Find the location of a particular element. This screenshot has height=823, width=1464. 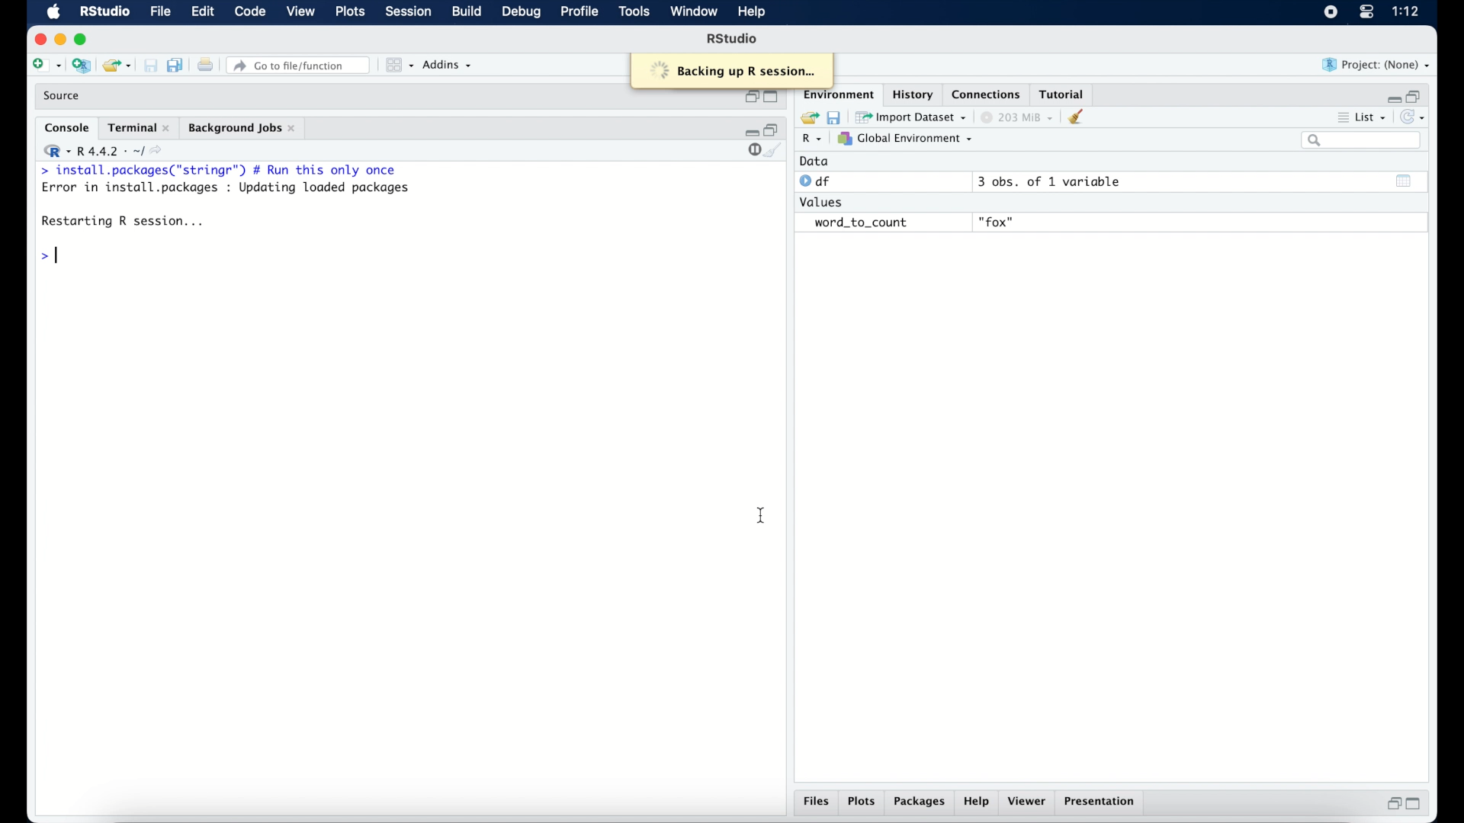

load workspace is located at coordinates (807, 118).